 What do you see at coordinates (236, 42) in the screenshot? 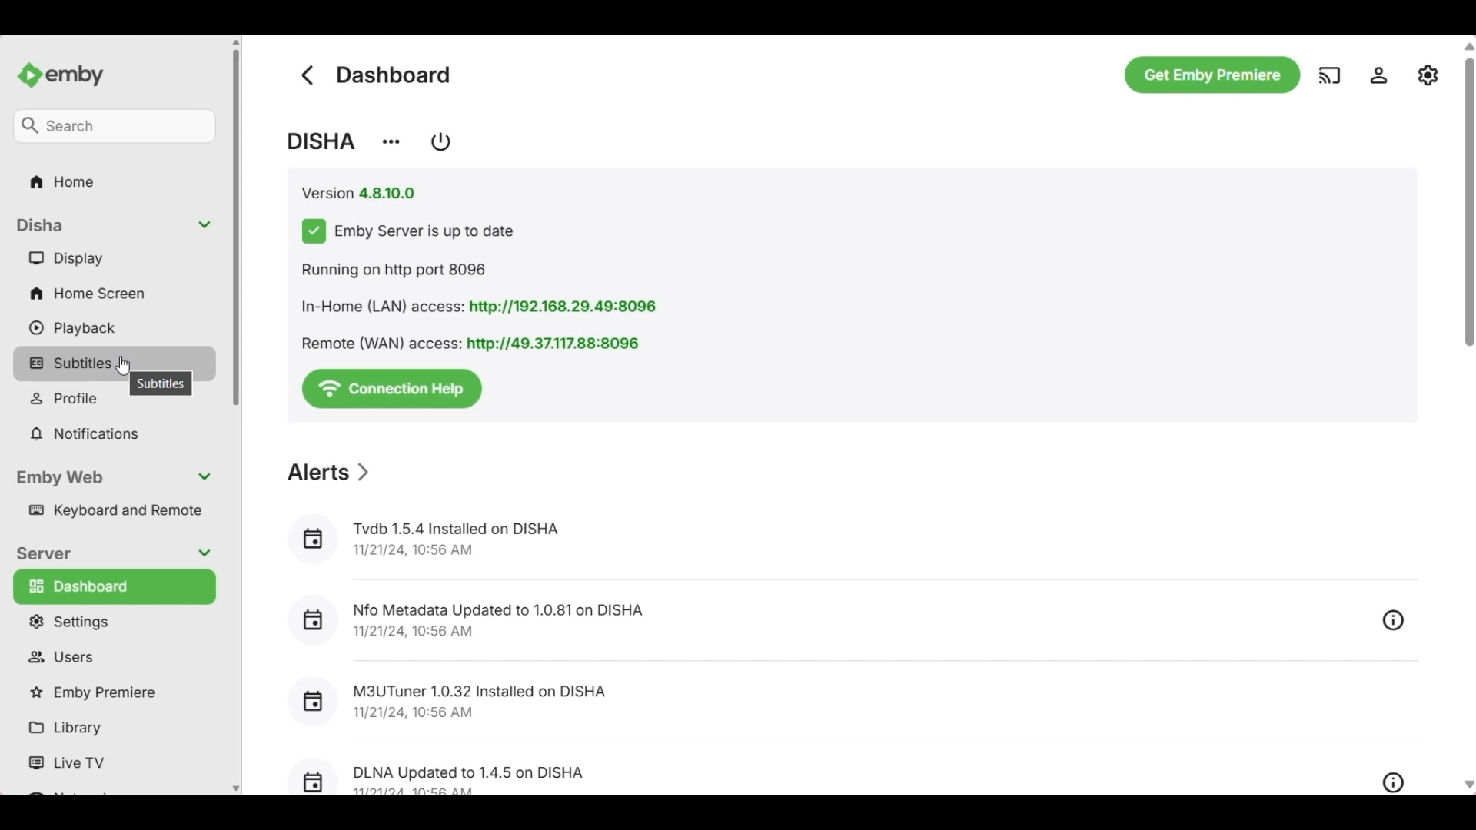
I see `Quick slide to top of left panel` at bounding box center [236, 42].